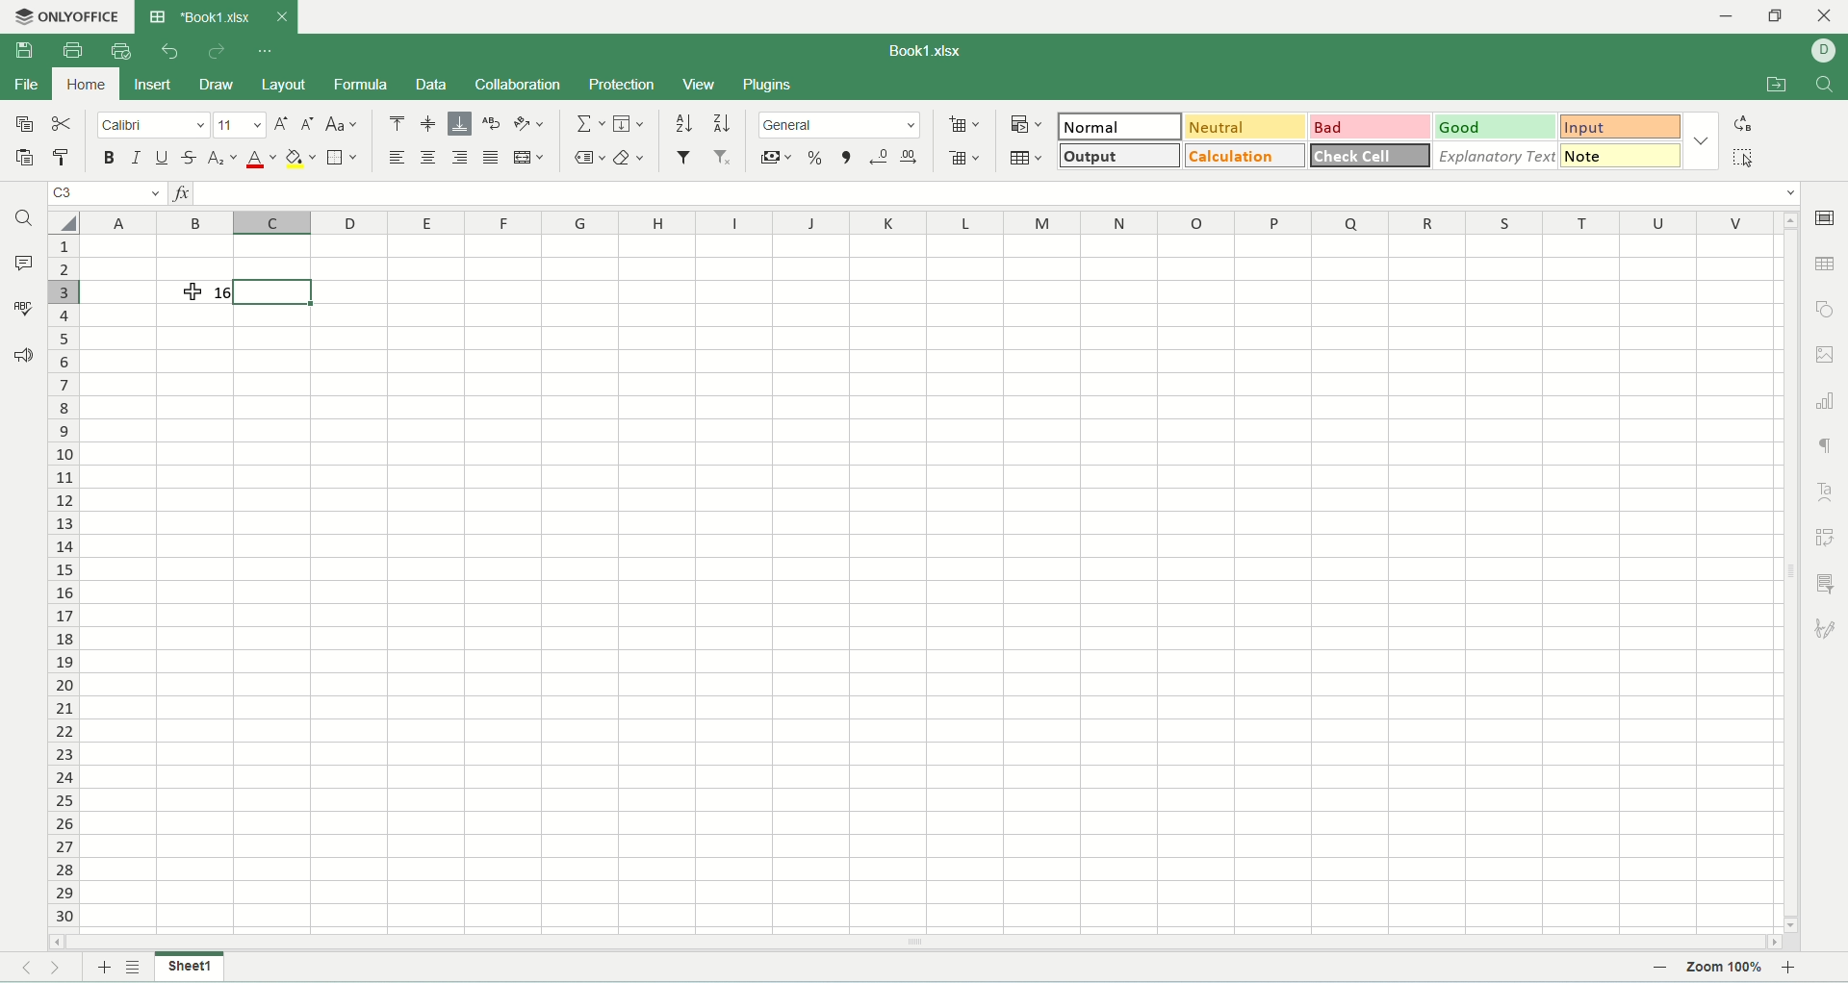  What do you see at coordinates (222, 160) in the screenshot?
I see `subscript` at bounding box center [222, 160].